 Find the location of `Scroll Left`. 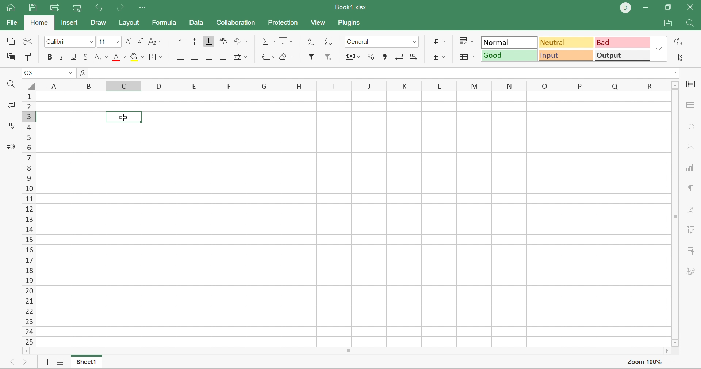

Scroll Left is located at coordinates (25, 350).